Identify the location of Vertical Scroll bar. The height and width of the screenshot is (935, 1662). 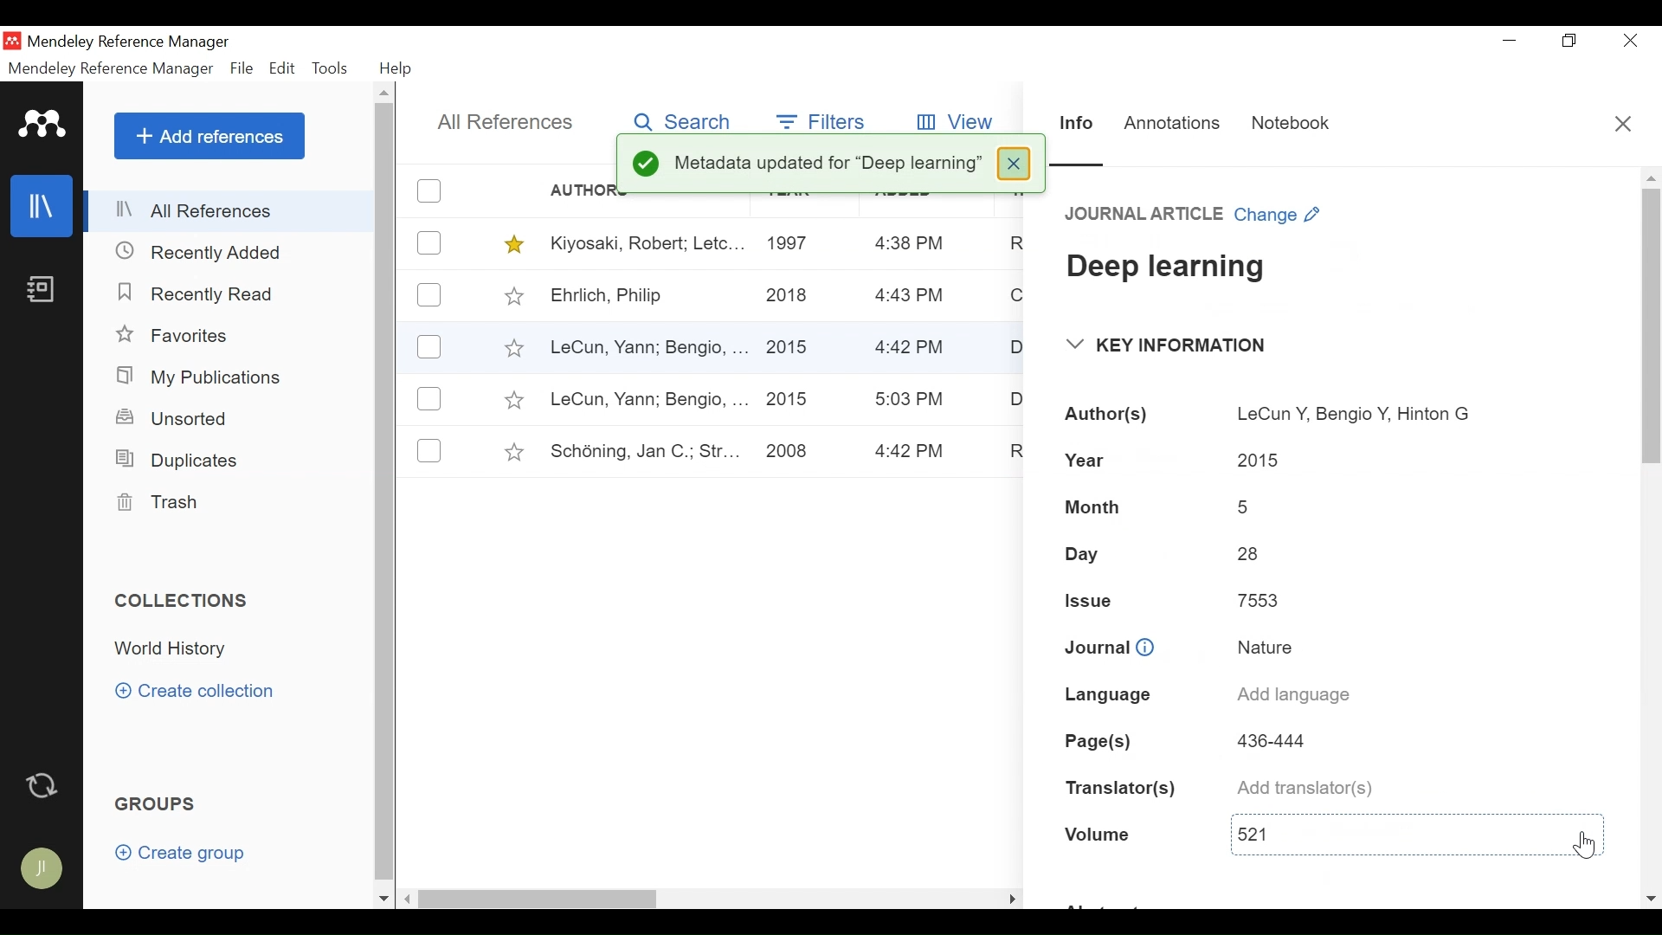
(388, 495).